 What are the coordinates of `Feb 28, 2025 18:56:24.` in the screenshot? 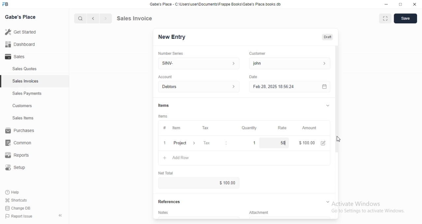 It's located at (288, 86).